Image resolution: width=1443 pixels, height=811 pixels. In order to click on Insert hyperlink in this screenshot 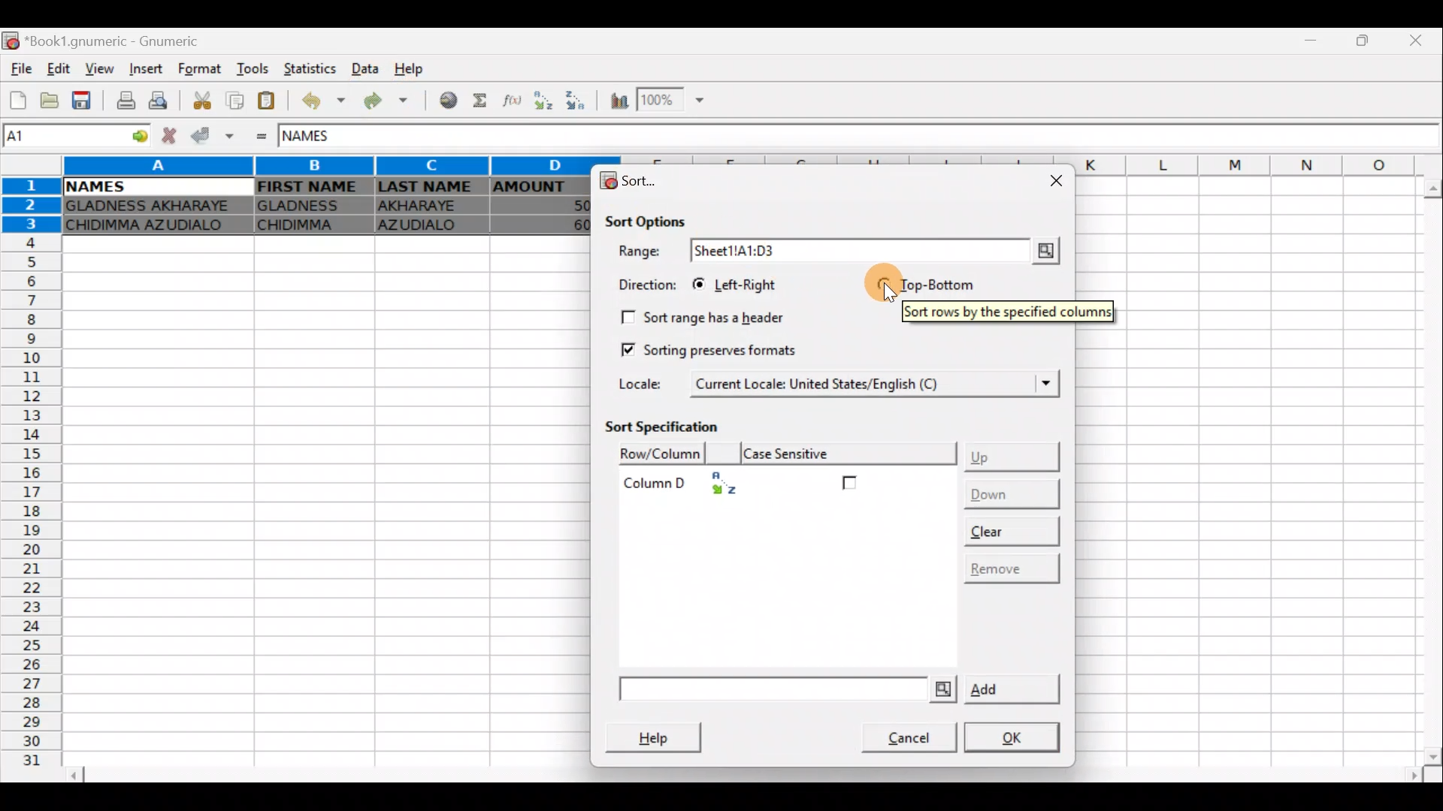, I will do `click(449, 99)`.